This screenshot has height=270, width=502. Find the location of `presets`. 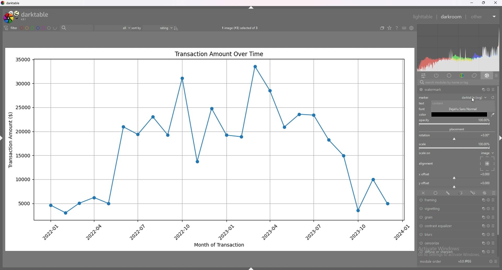

presets is located at coordinates (494, 235).